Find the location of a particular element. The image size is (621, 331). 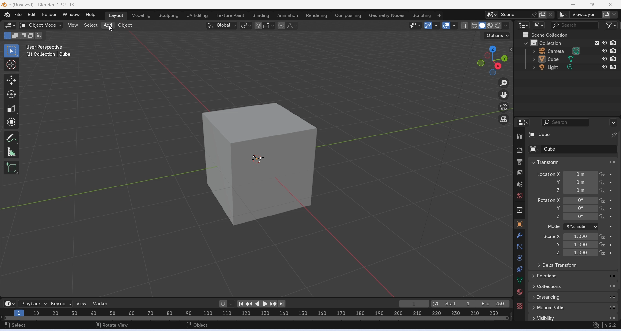

Cube is located at coordinates (261, 164).